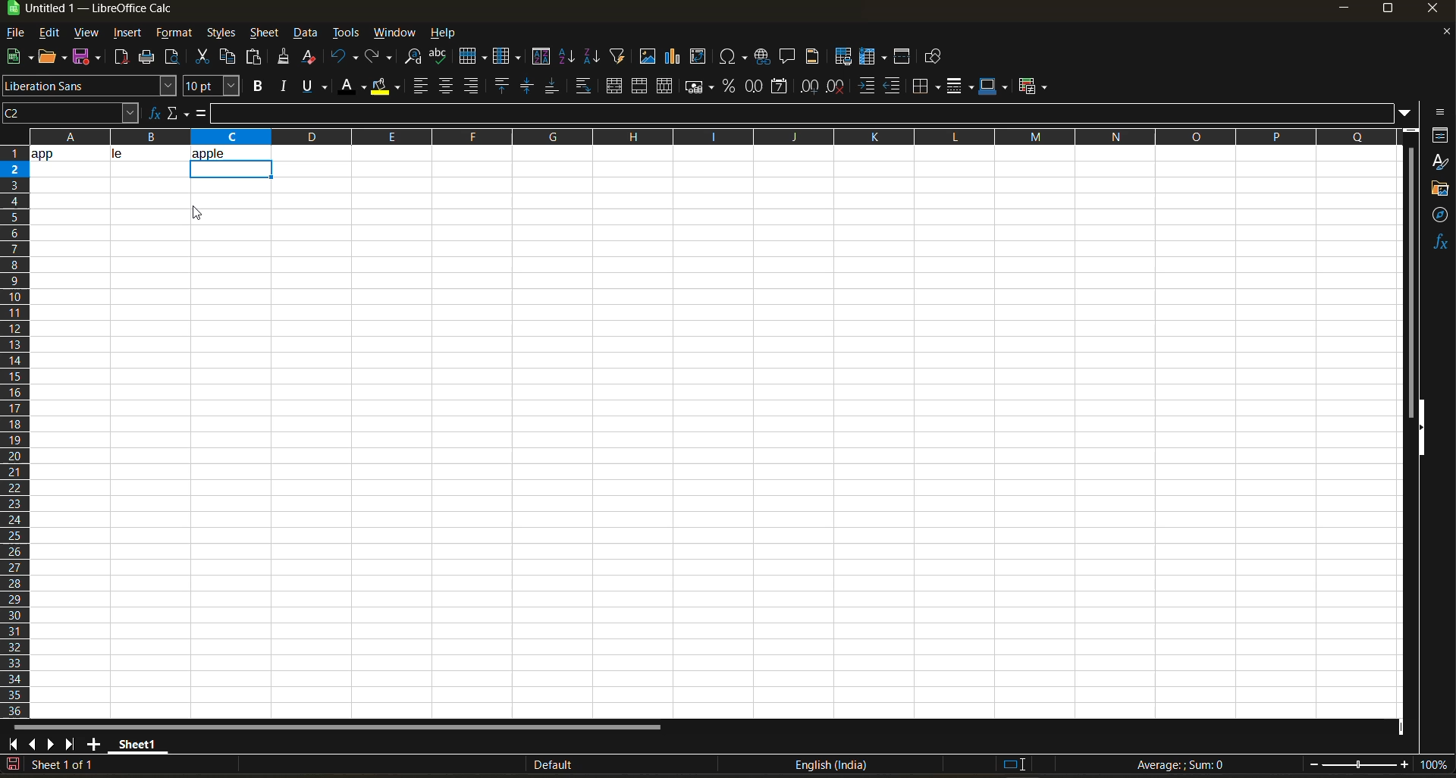  Describe the element at coordinates (1342, 9) in the screenshot. I see `minimize` at that location.